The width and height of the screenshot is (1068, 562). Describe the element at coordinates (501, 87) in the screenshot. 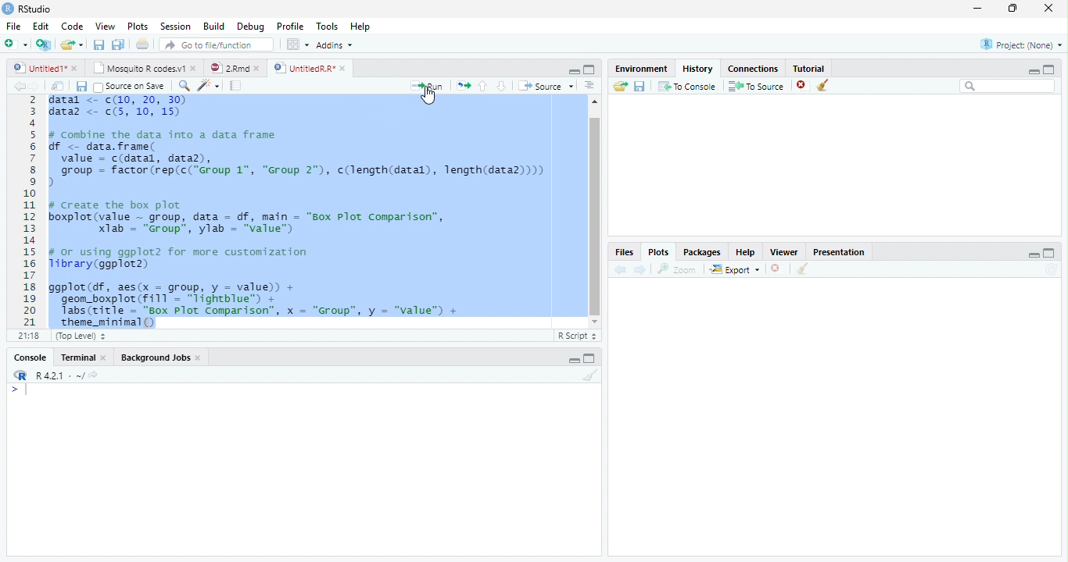

I see `Go to next section/chunk` at that location.